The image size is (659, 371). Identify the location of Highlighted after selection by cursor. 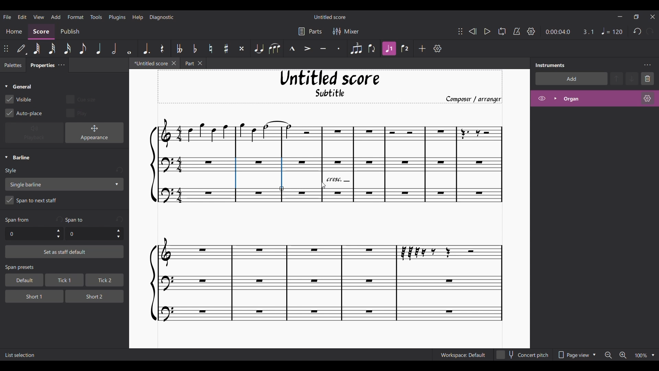
(322, 173).